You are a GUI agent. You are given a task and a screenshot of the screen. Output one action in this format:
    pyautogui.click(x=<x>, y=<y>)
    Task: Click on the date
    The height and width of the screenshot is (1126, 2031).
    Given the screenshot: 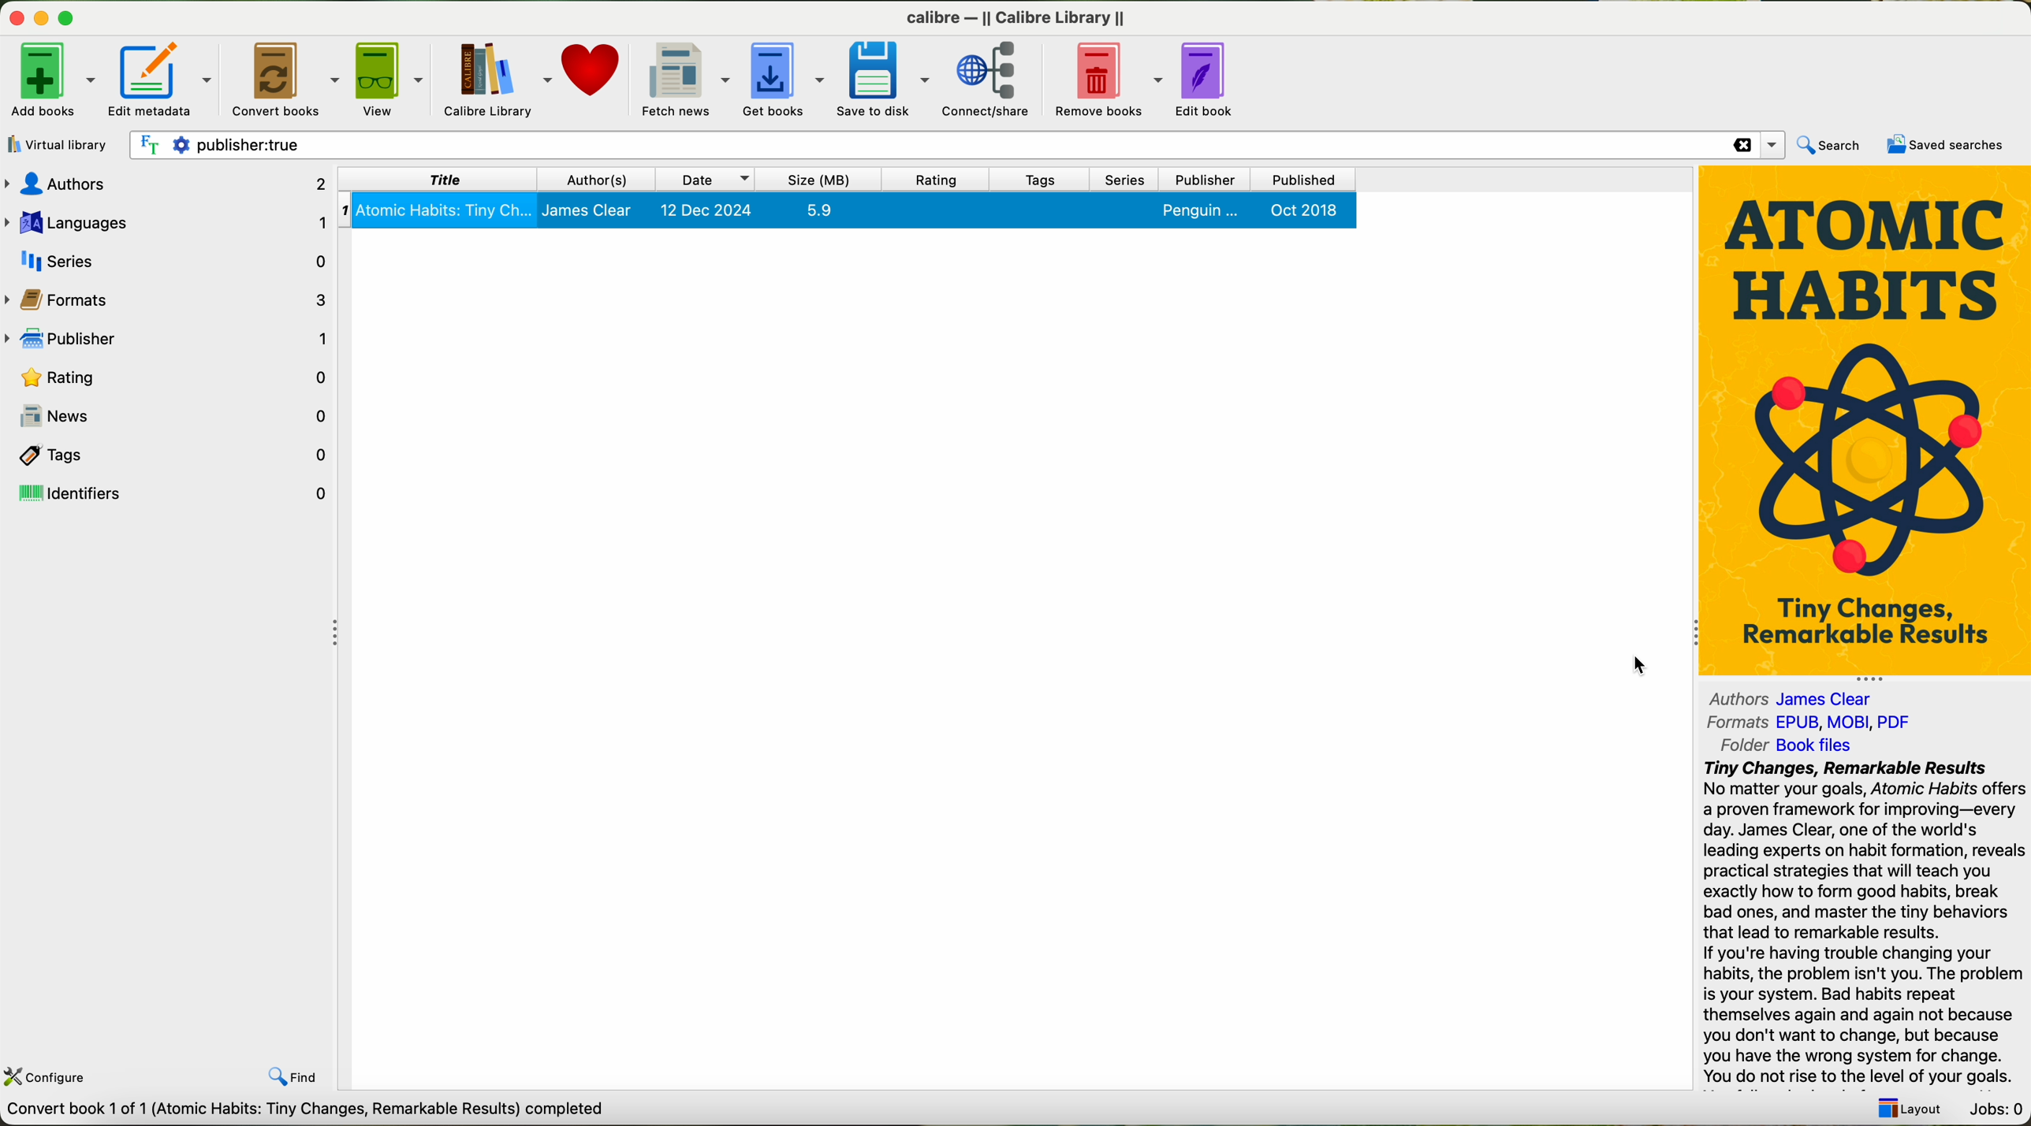 What is the action you would take?
    pyautogui.click(x=706, y=180)
    